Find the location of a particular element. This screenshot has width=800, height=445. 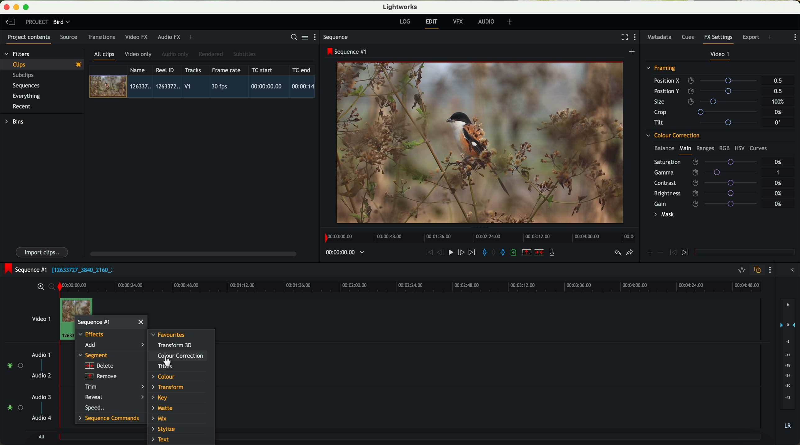

close window is located at coordinates (140, 322).